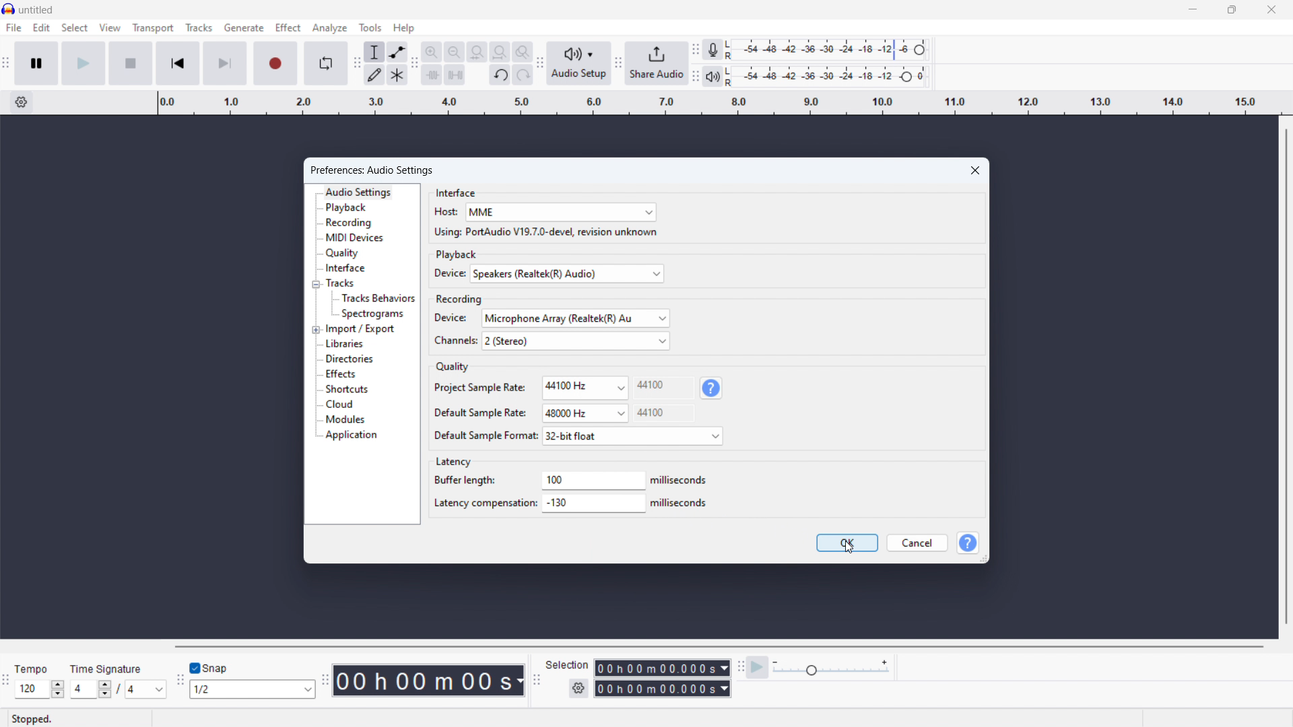 Image resolution: width=1293 pixels, height=727 pixels. I want to click on zoom in, so click(431, 52).